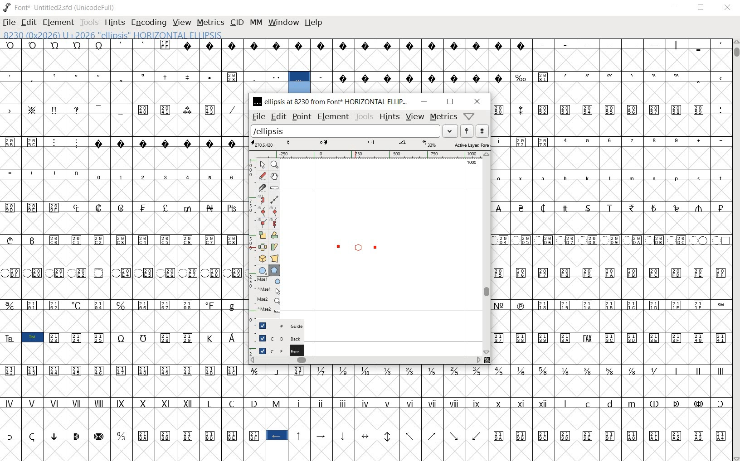 The image size is (740, 461). Describe the element at coordinates (262, 258) in the screenshot. I see `rotate the selection in 3D and project back to plane` at that location.